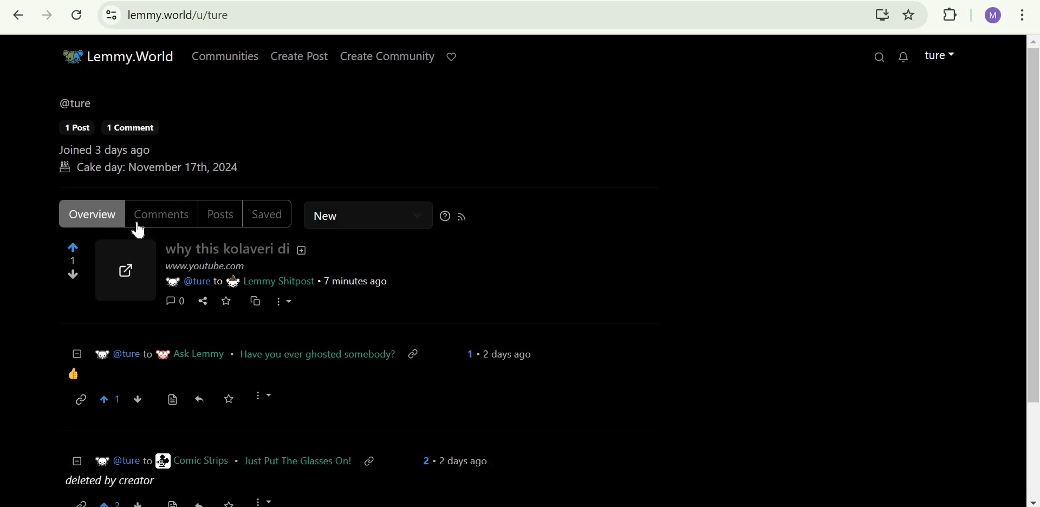 The width and height of the screenshot is (1040, 507). Describe the element at coordinates (112, 399) in the screenshot. I see `upvote` at that location.